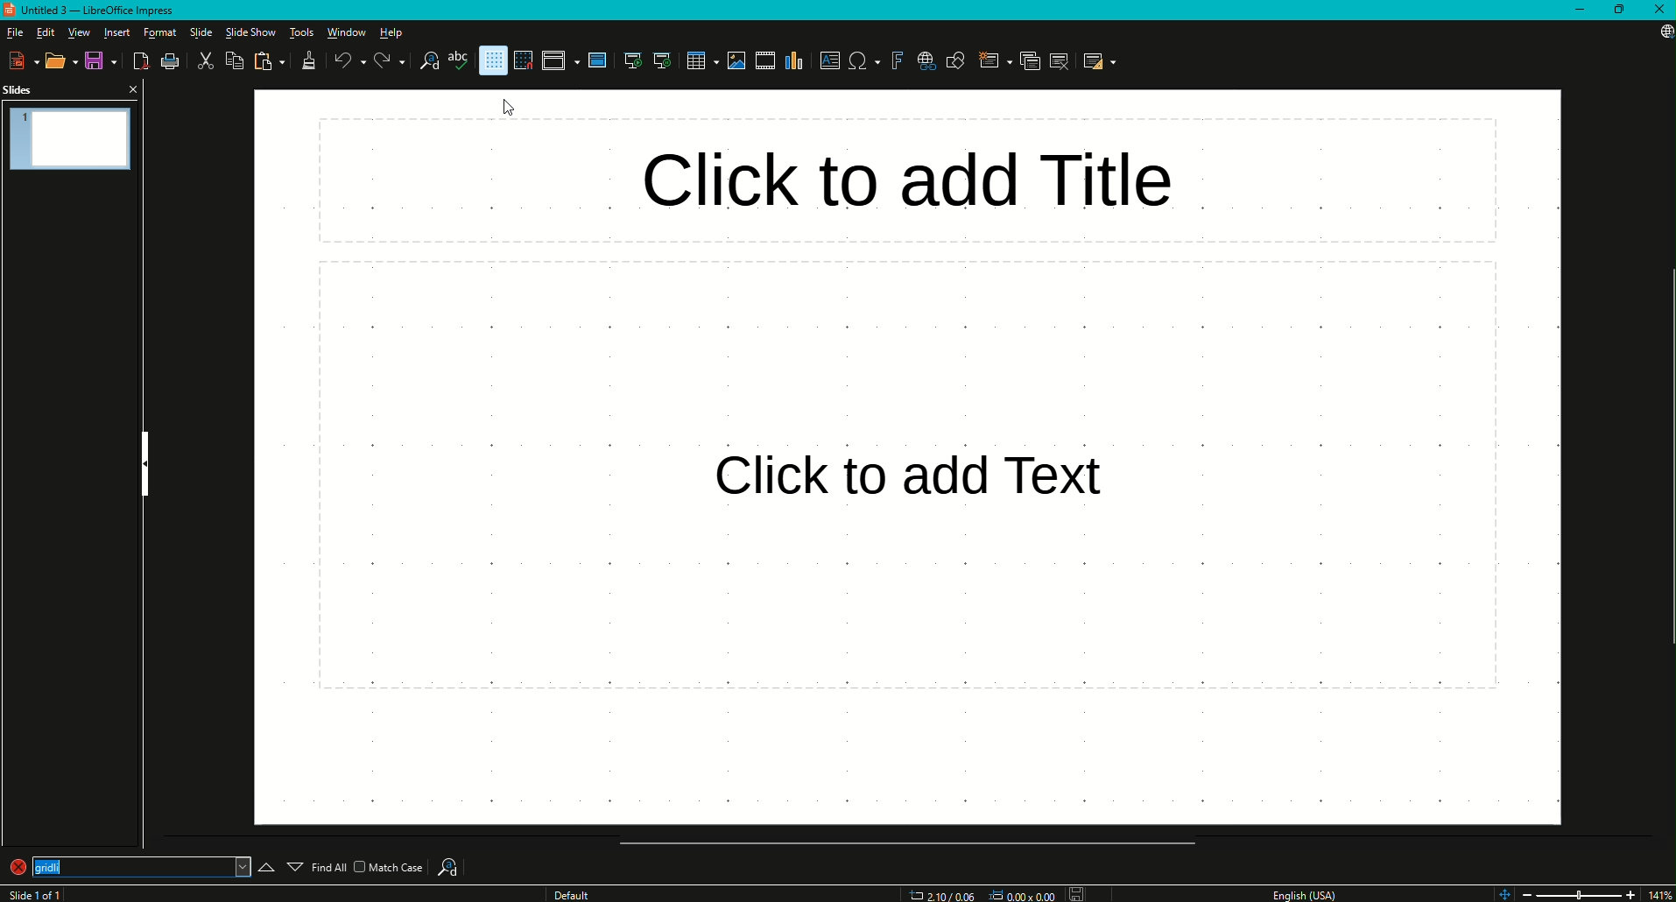  Describe the element at coordinates (560, 60) in the screenshot. I see `Display views` at that location.